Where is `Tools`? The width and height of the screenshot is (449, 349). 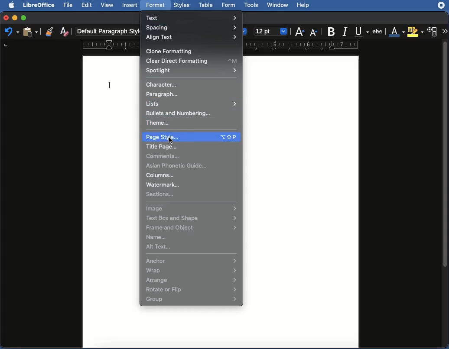 Tools is located at coordinates (252, 5).